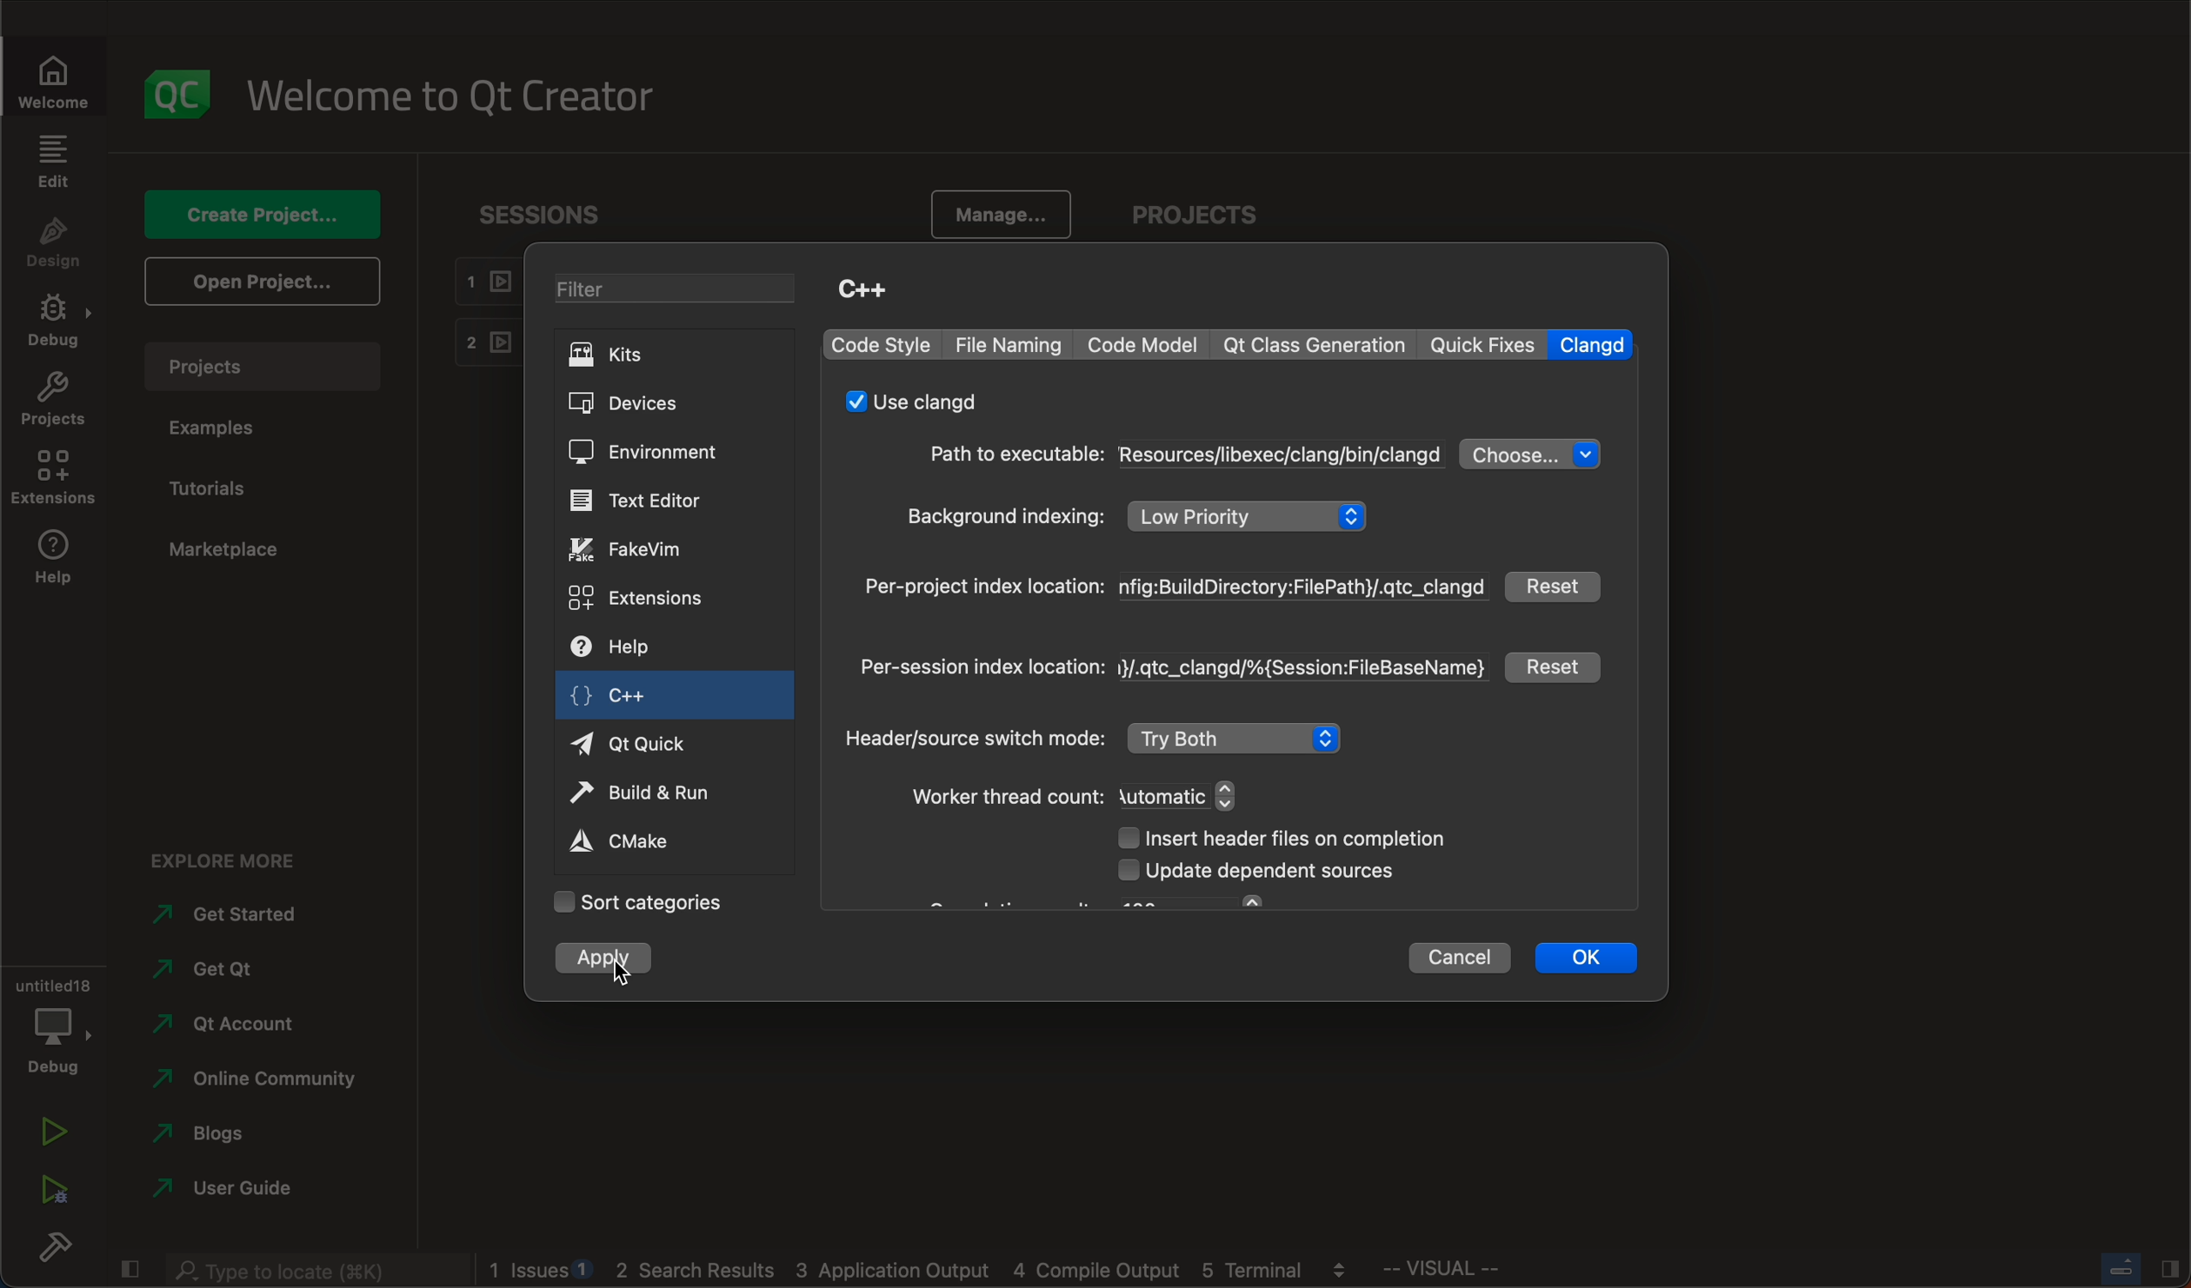 This screenshot has height=1288, width=2191. I want to click on projects, so click(266, 366).